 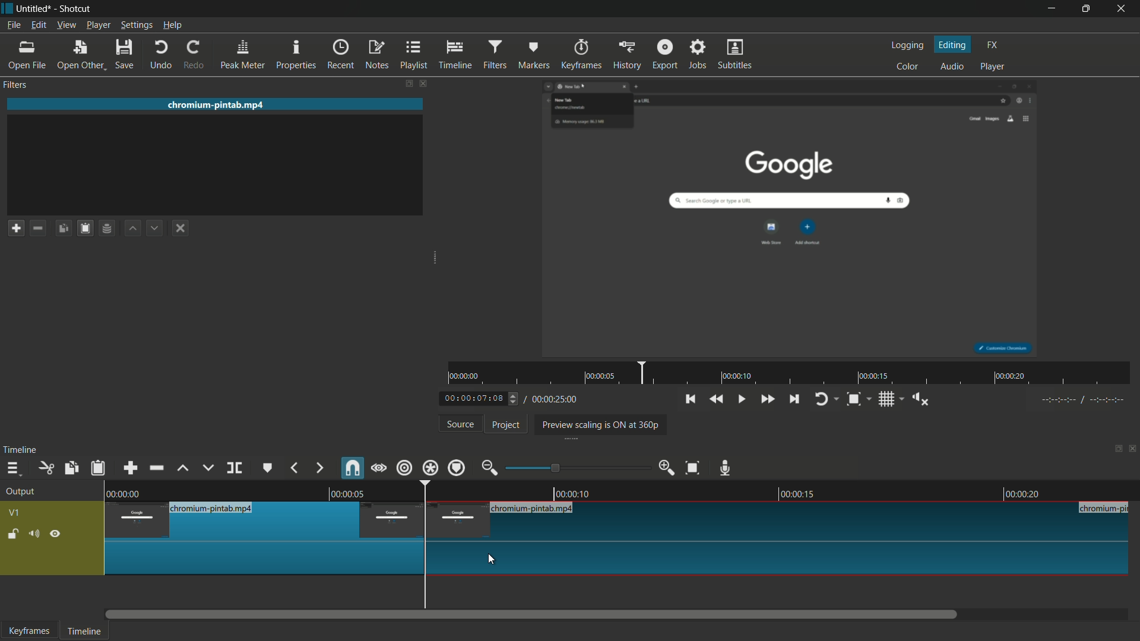 I want to click on editing, so click(x=954, y=45).